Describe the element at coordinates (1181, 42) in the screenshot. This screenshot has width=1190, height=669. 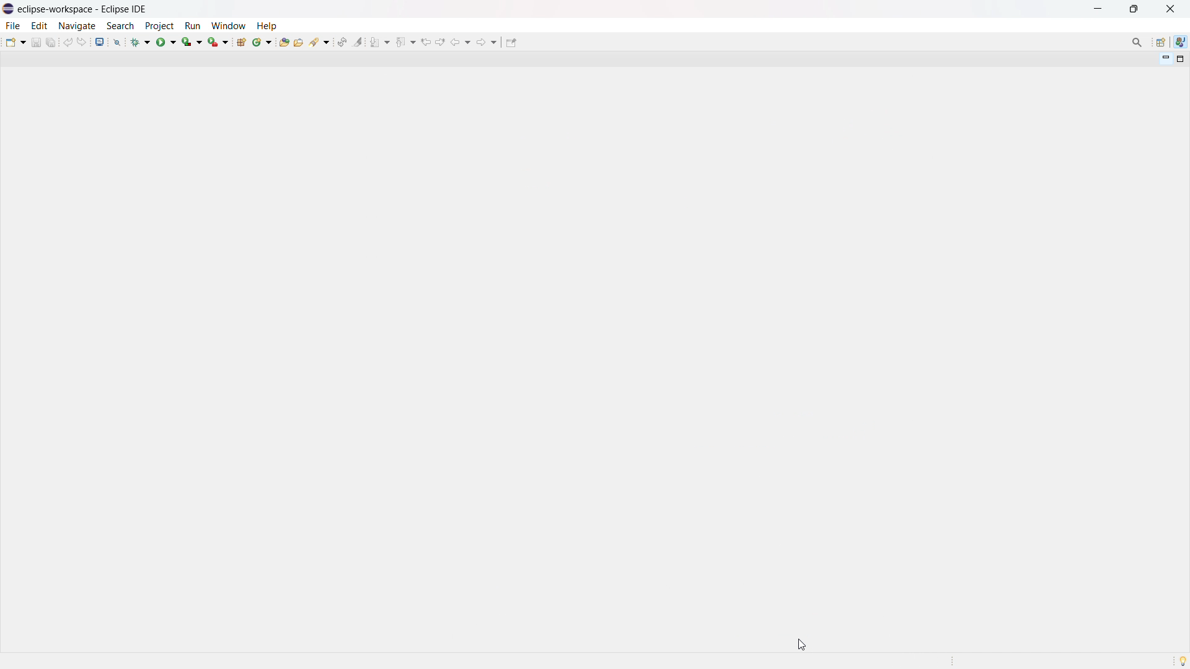
I see `java` at that location.